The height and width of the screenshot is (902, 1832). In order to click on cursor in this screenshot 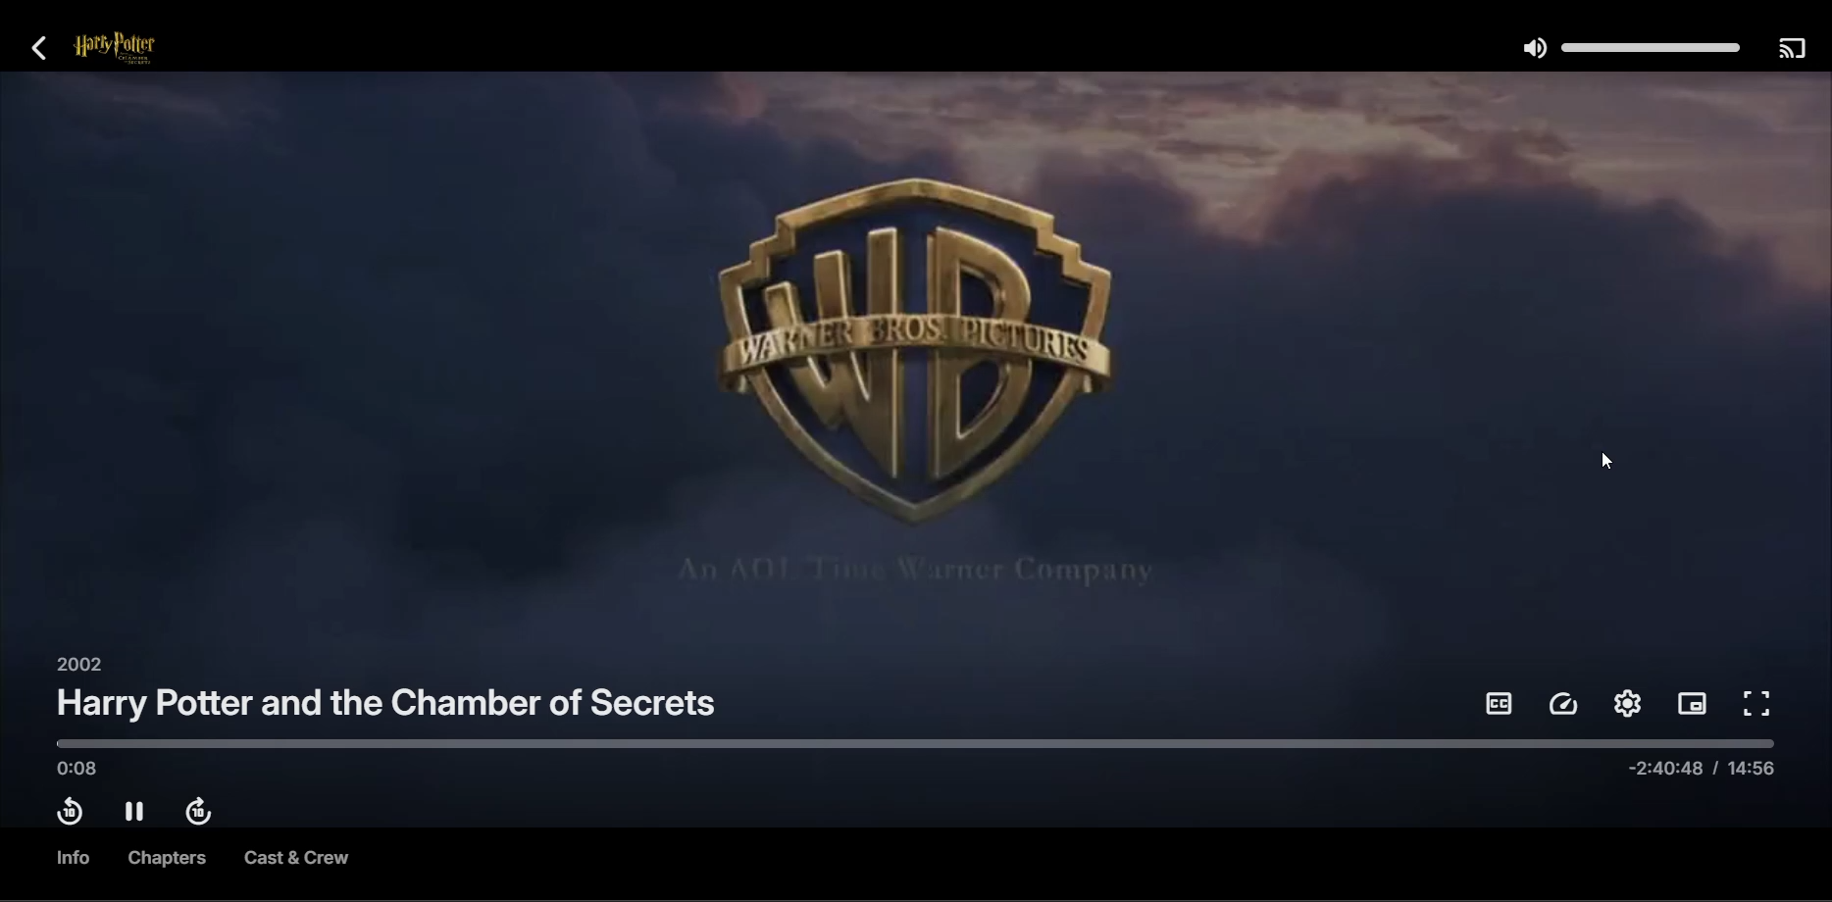, I will do `click(1607, 463)`.